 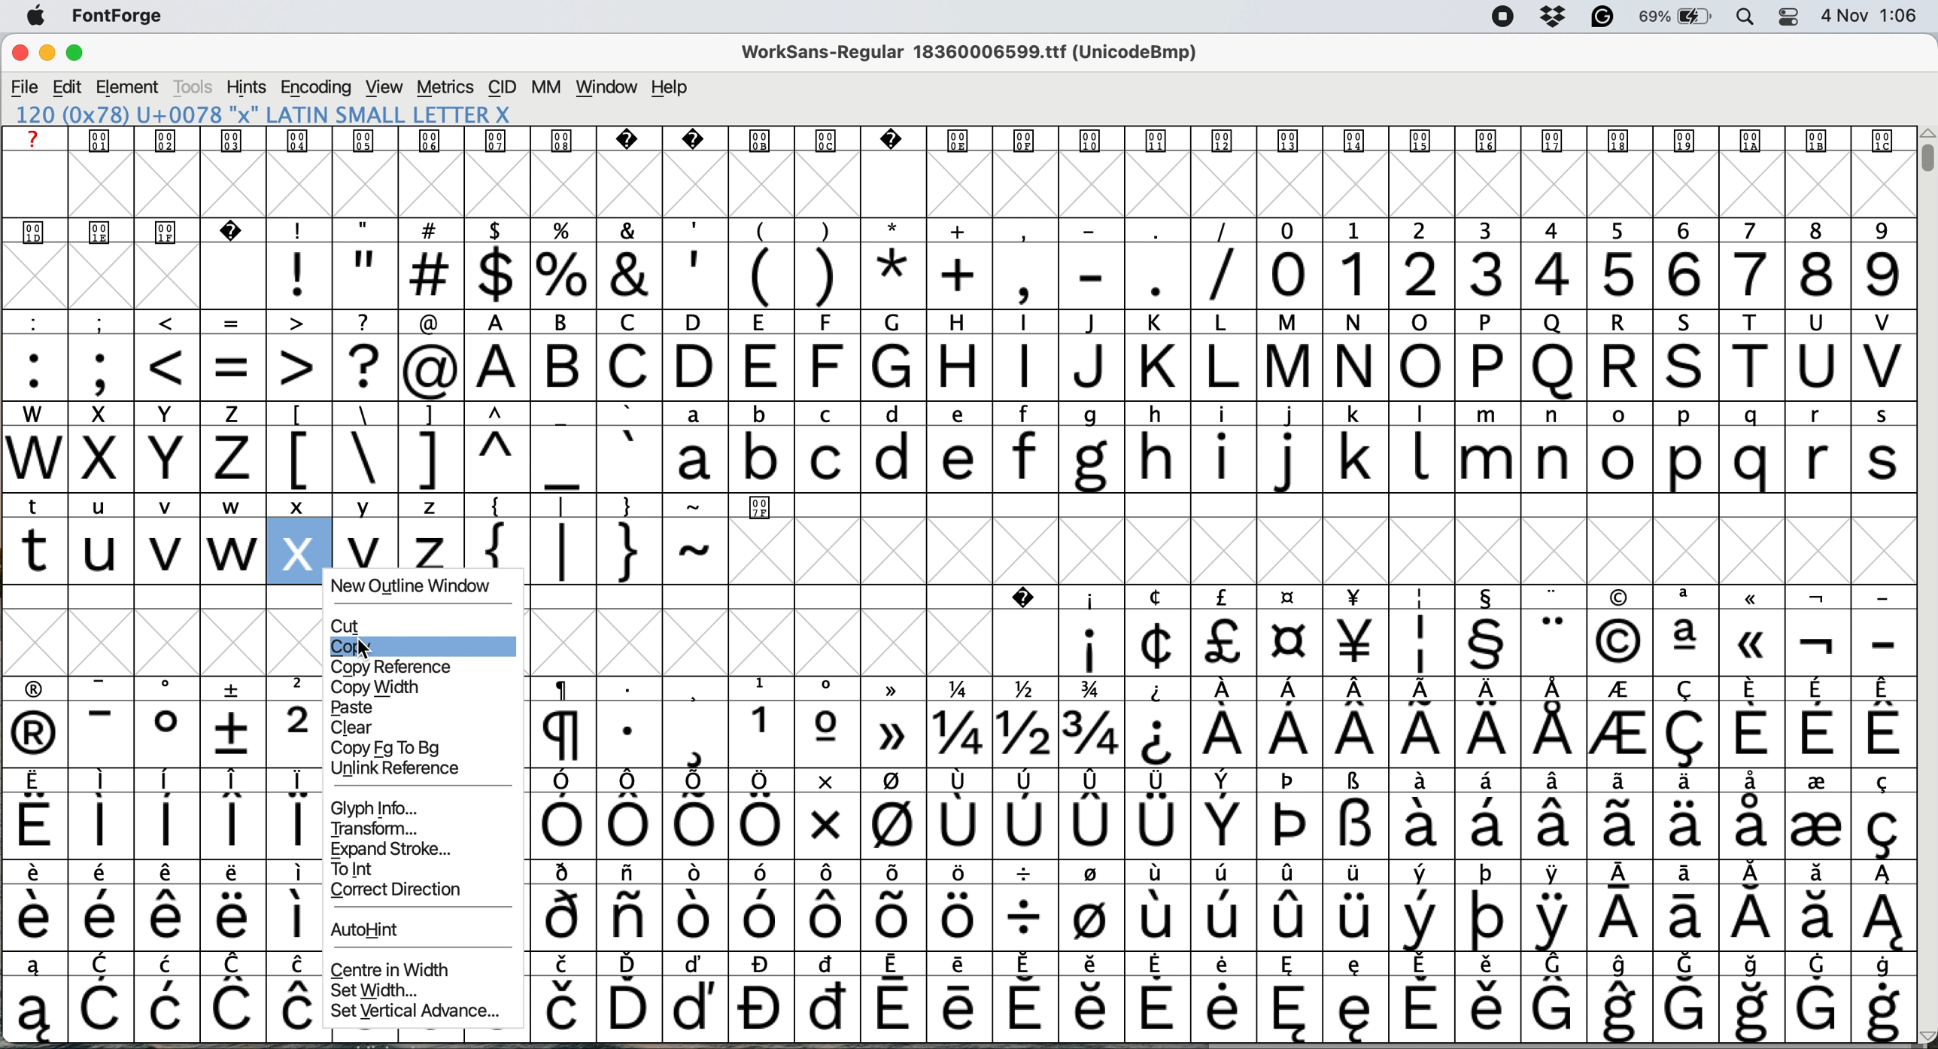 I want to click on expand stroke, so click(x=389, y=849).